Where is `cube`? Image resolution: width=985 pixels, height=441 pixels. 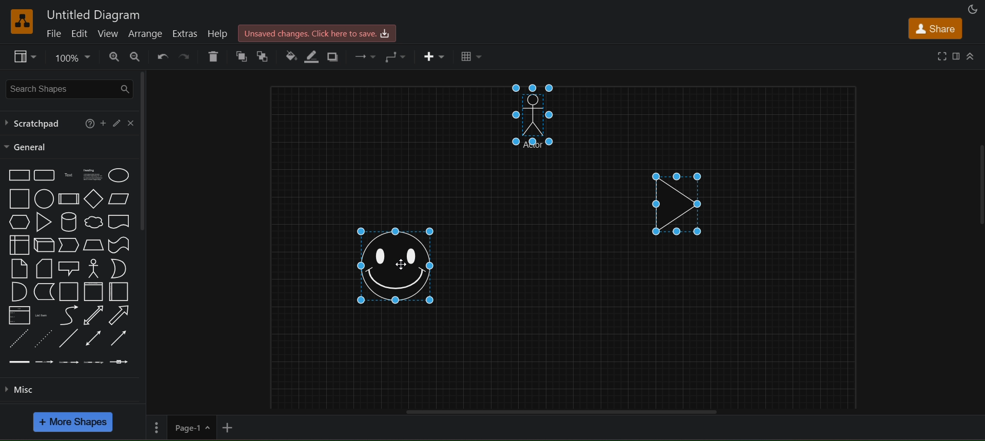 cube is located at coordinates (42, 245).